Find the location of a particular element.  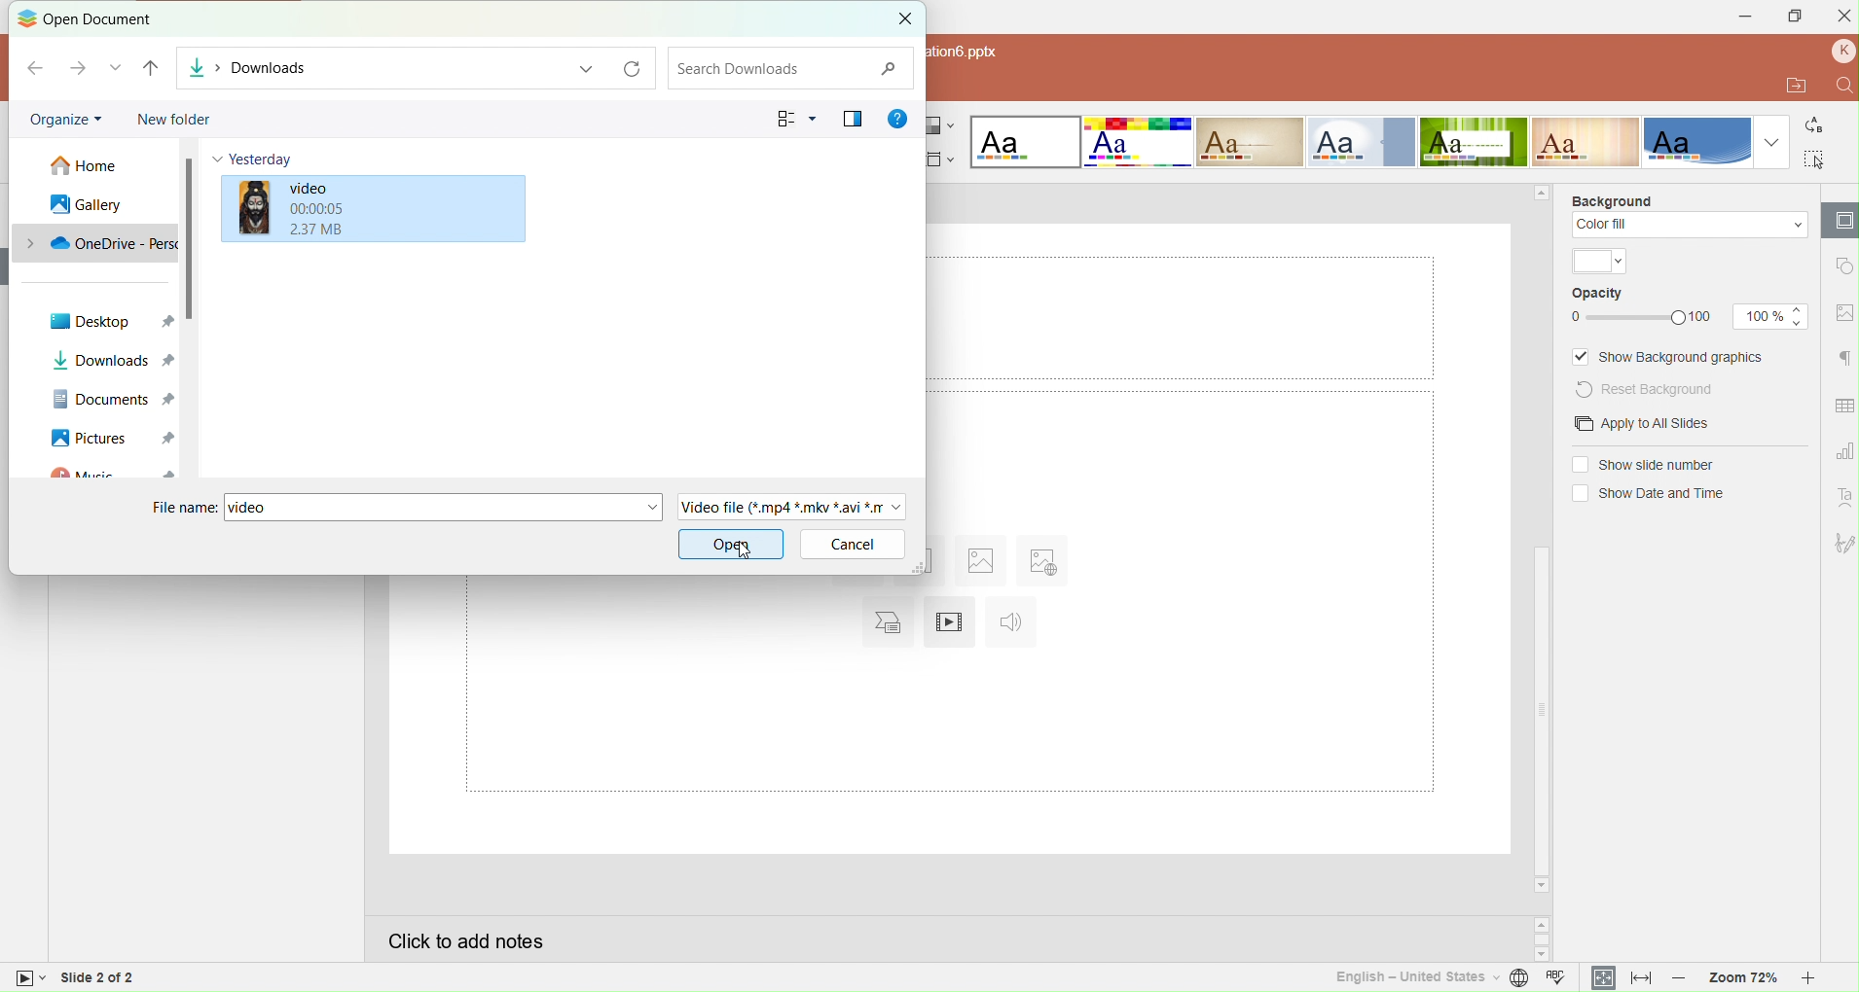

Open is located at coordinates (732, 545).